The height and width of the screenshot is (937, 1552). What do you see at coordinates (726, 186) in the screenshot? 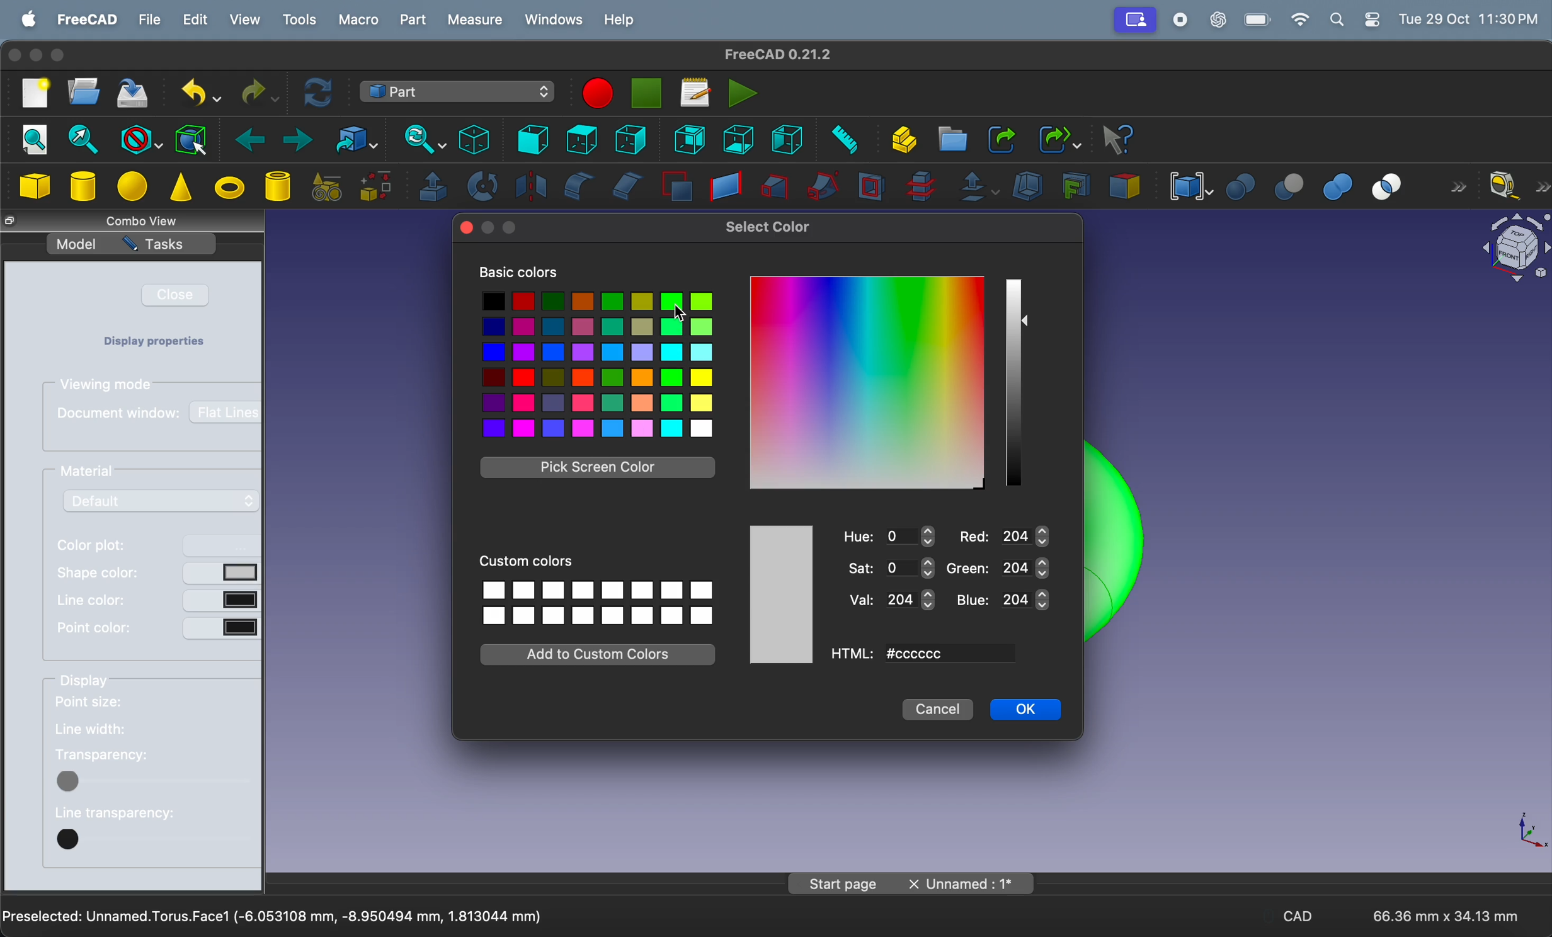
I see `create ruled surface` at bounding box center [726, 186].